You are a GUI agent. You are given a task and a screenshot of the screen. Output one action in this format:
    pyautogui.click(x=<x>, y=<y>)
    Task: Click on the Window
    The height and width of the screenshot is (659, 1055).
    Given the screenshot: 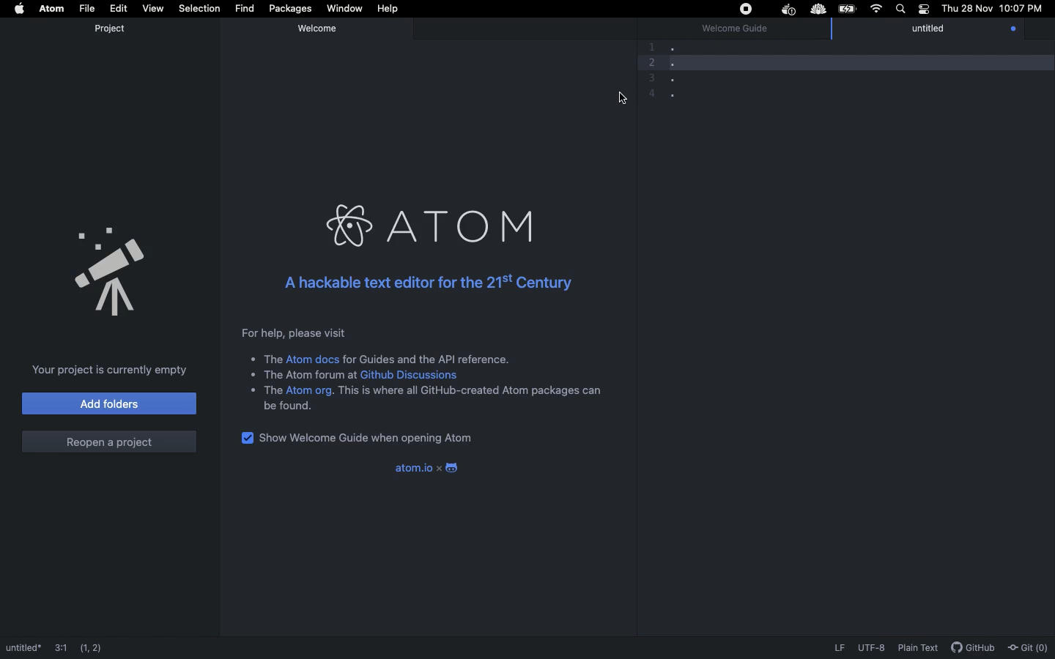 What is the action you would take?
    pyautogui.click(x=344, y=10)
    